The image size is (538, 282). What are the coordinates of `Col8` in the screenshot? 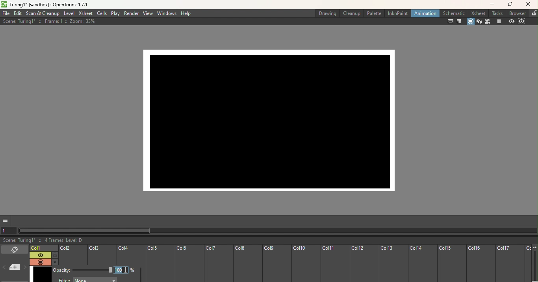 It's located at (247, 263).